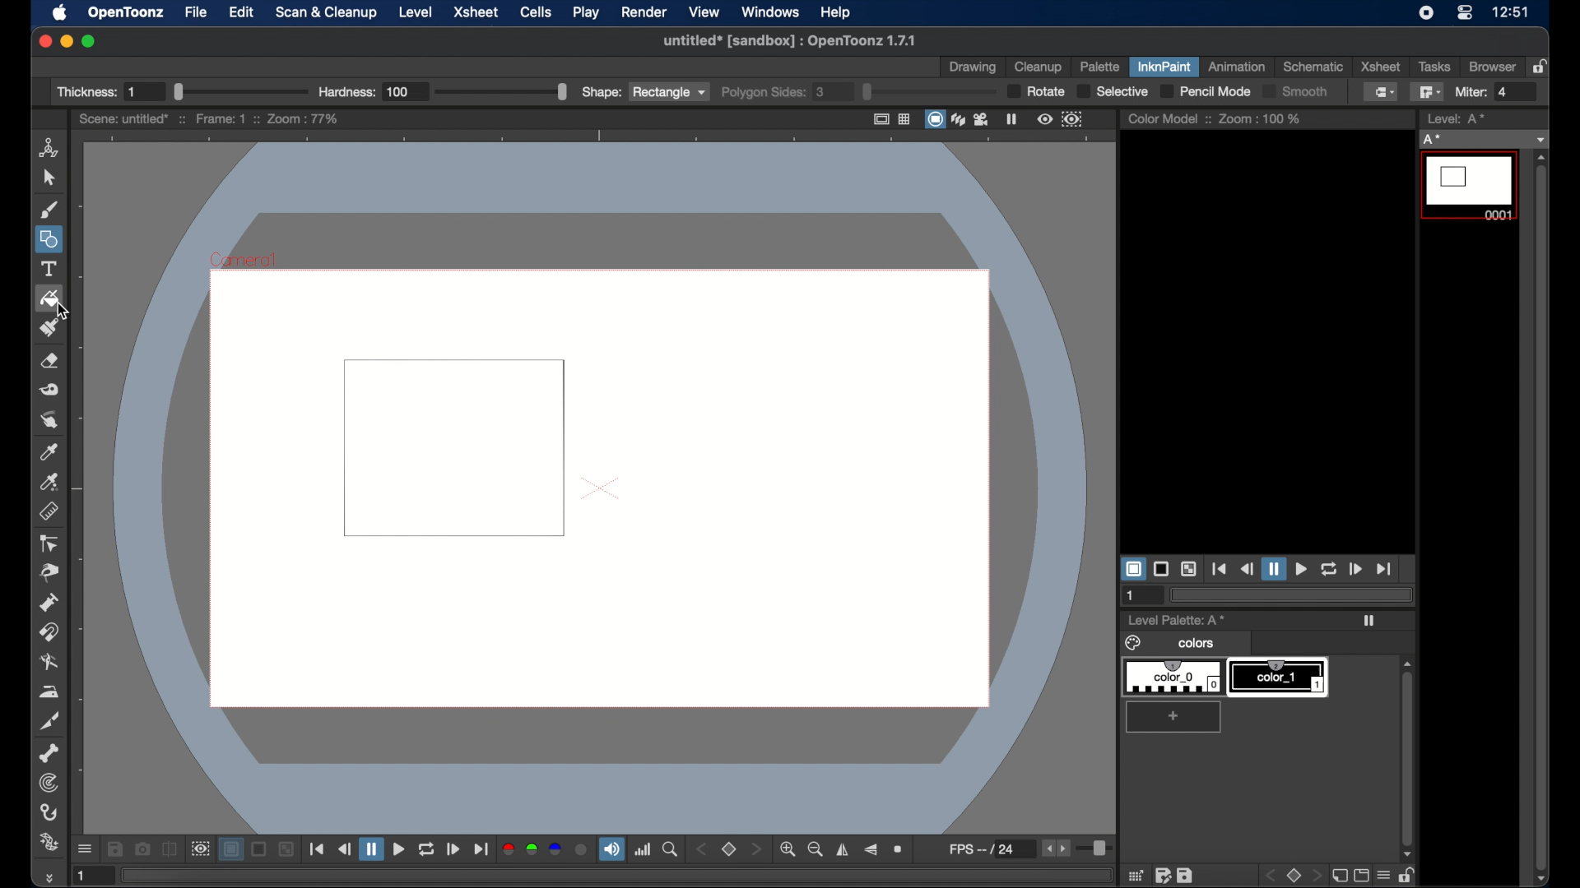 The height and width of the screenshot is (888, 1580). I want to click on menu, so click(1382, 875).